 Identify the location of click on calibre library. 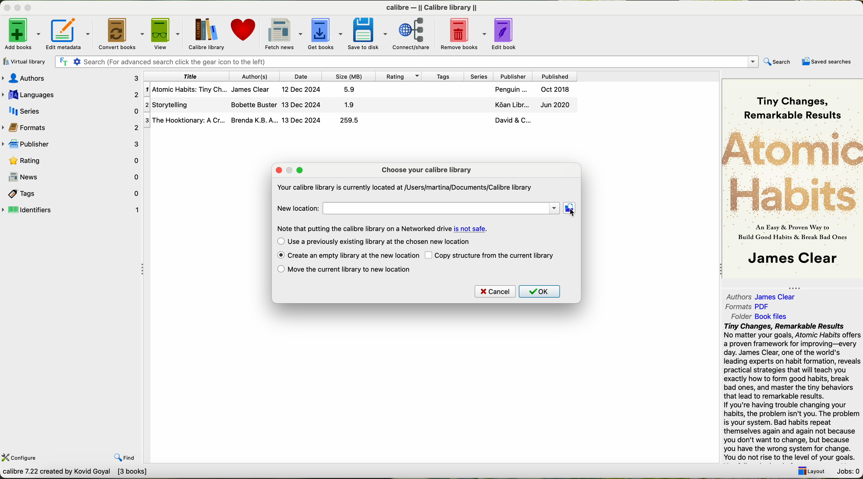
(205, 34).